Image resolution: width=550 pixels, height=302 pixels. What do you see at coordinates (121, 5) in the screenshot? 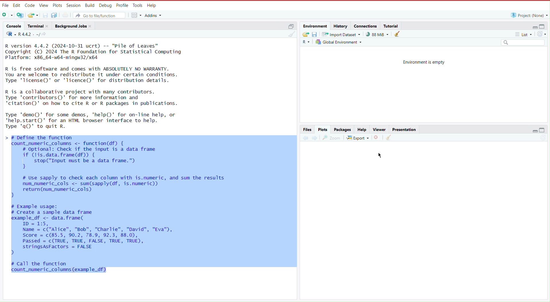
I see `Profile` at bounding box center [121, 5].